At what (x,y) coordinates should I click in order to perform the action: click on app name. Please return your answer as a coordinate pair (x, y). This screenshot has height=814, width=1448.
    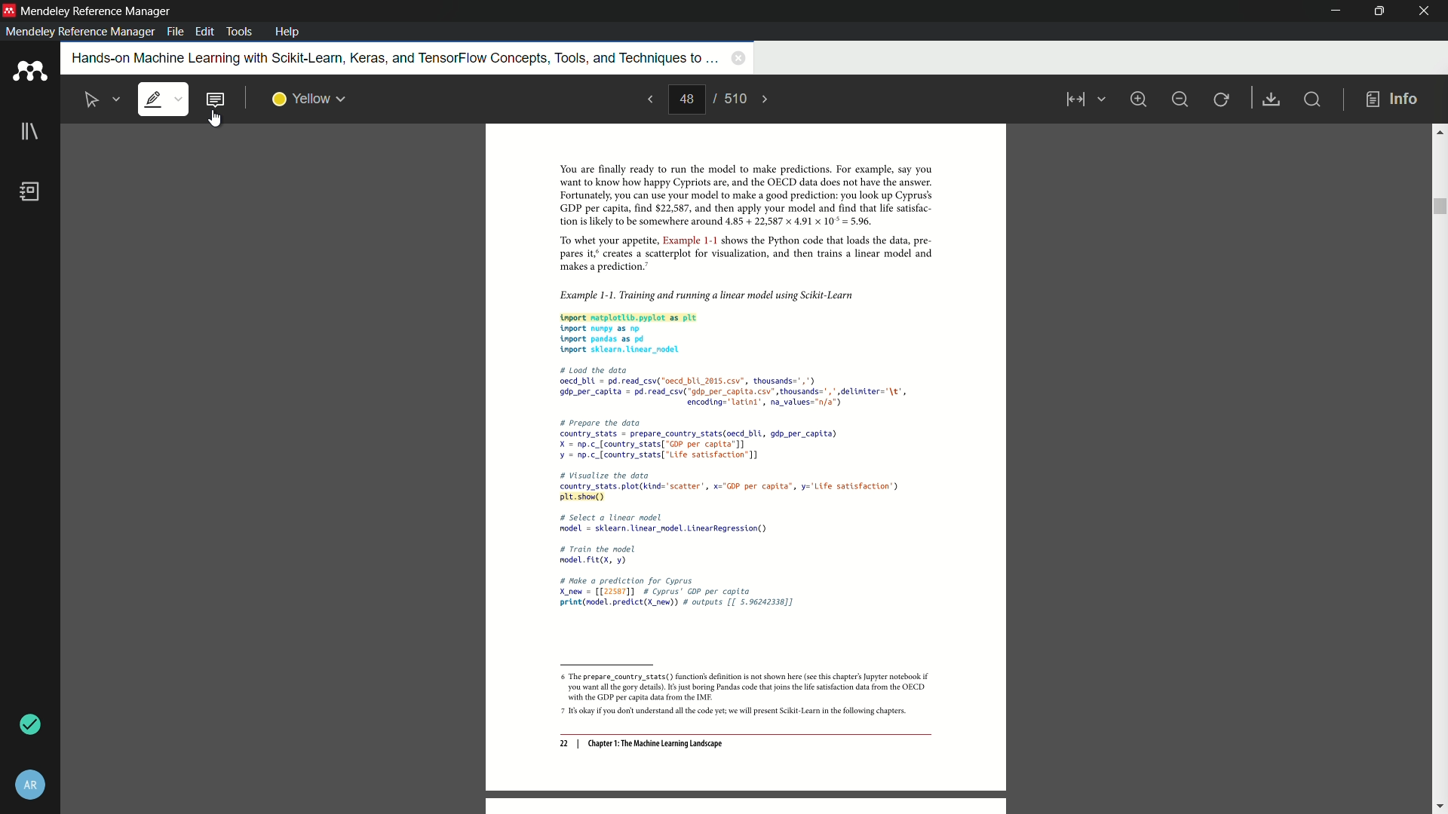
    Looking at the image, I should click on (98, 11).